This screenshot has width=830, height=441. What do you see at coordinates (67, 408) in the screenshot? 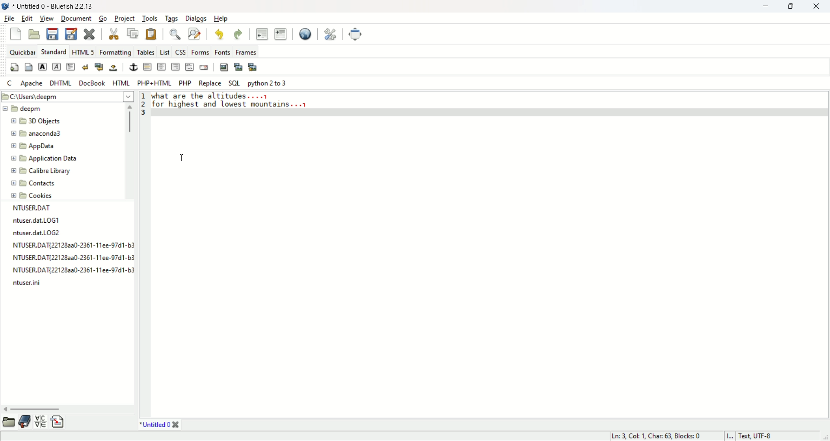
I see `horizontal scroll bar` at bounding box center [67, 408].